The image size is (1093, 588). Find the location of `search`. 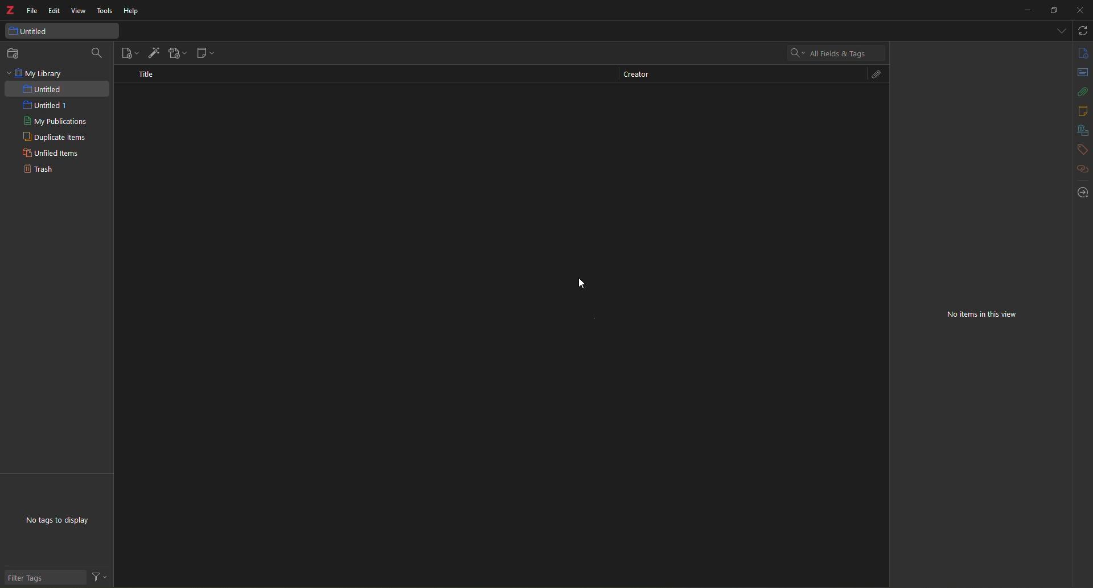

search is located at coordinates (834, 53).